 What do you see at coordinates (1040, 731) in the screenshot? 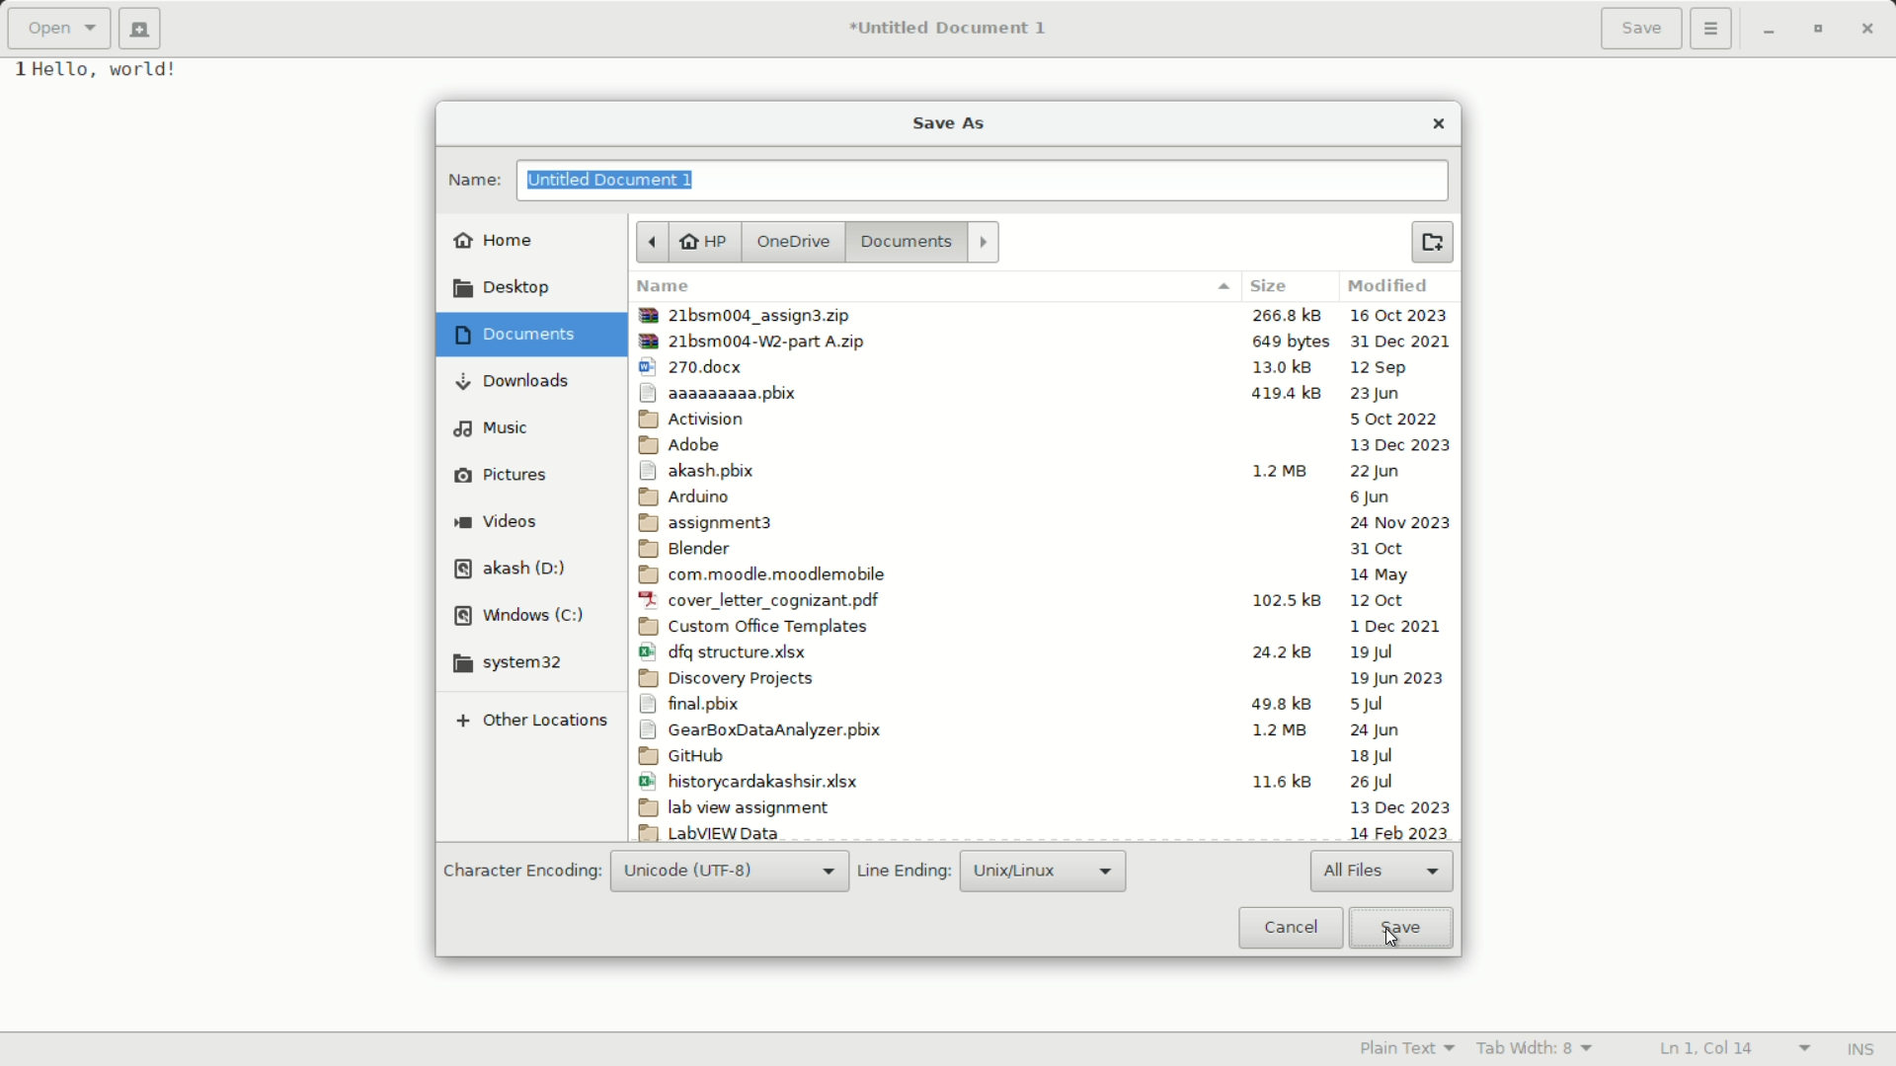
I see `File` at bounding box center [1040, 731].